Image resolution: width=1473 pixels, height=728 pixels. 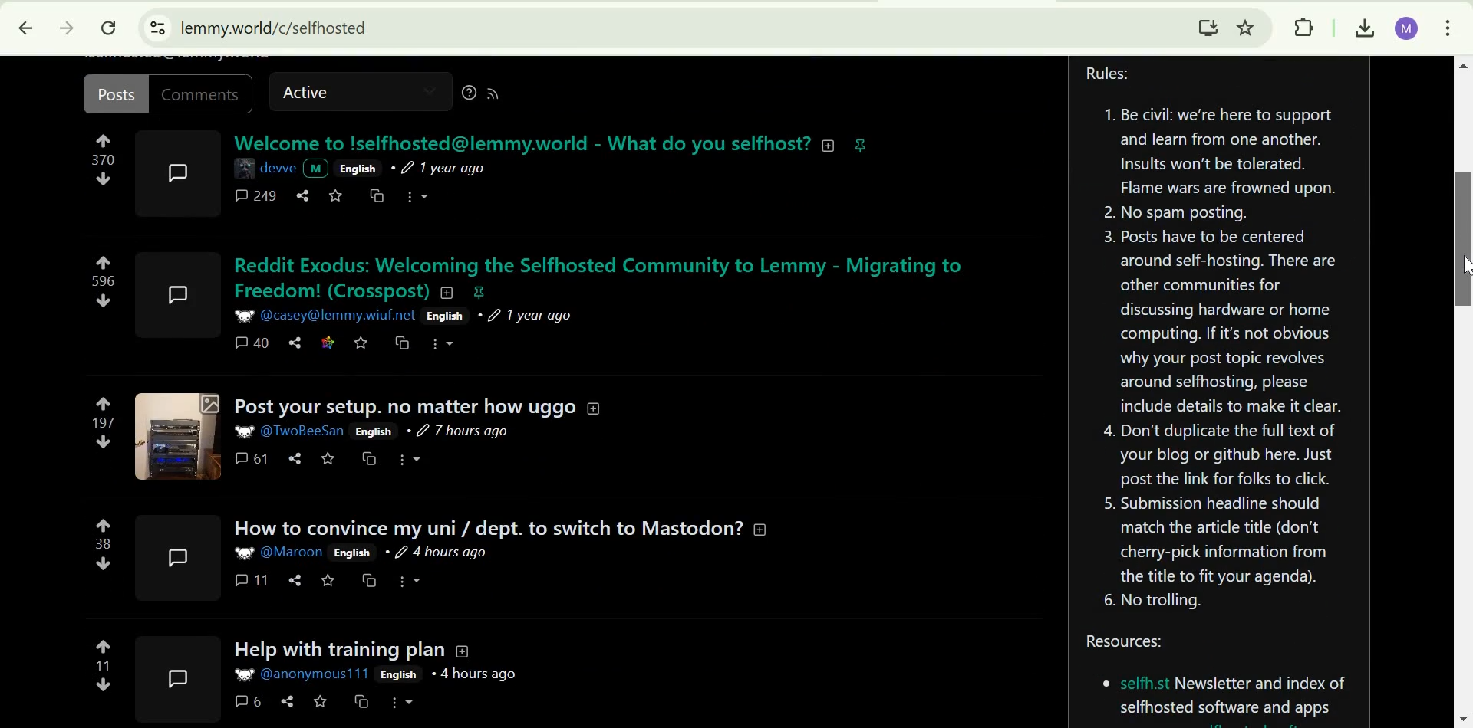 I want to click on comments, so click(x=253, y=197).